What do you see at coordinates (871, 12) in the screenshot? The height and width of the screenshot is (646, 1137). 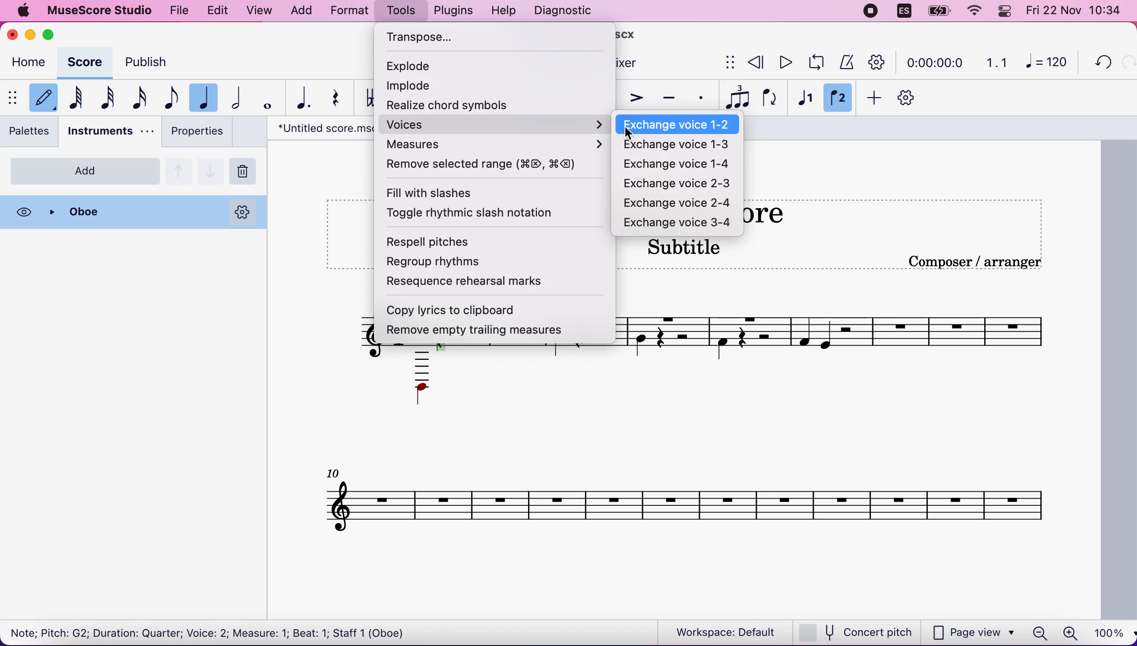 I see `recording stopped` at bounding box center [871, 12].